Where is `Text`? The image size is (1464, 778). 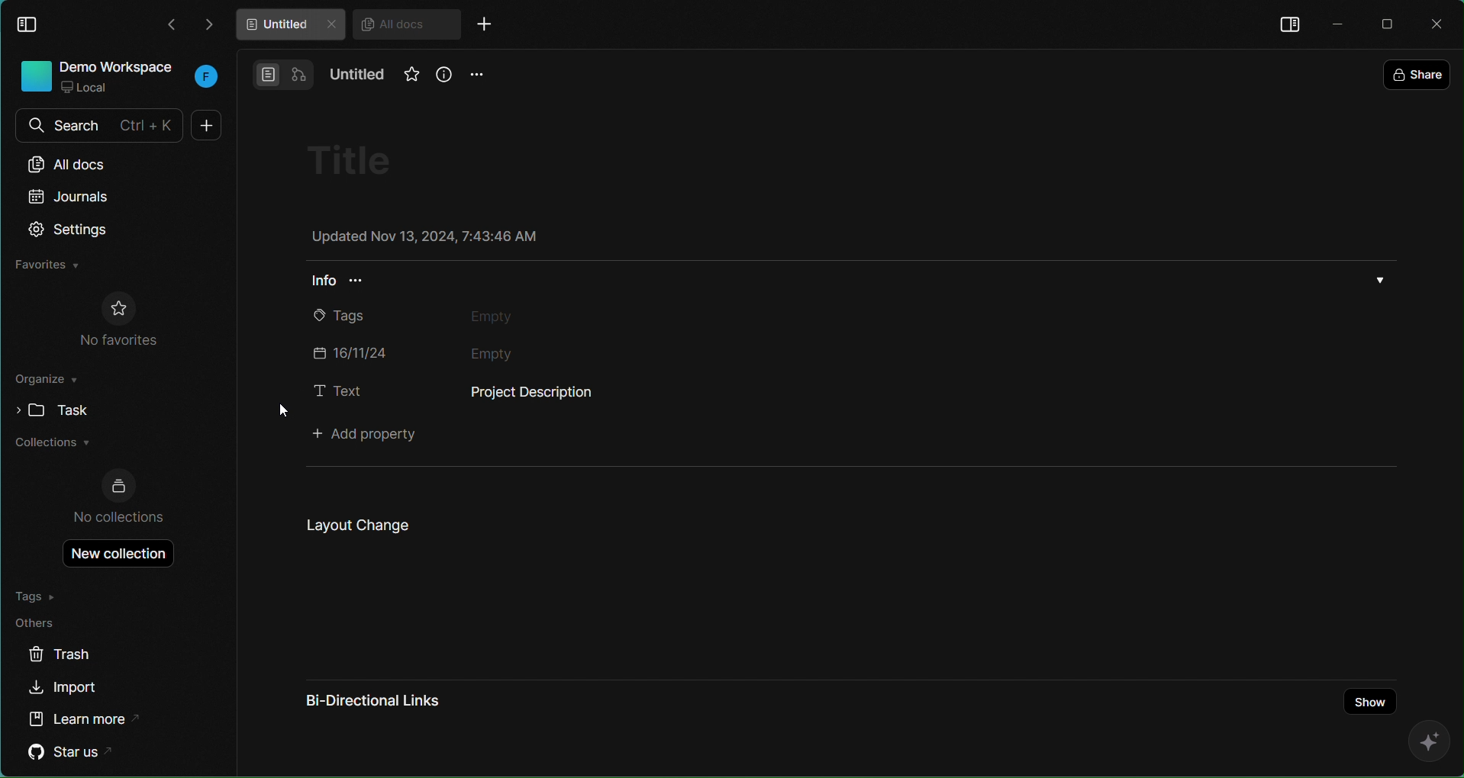 Text is located at coordinates (337, 391).